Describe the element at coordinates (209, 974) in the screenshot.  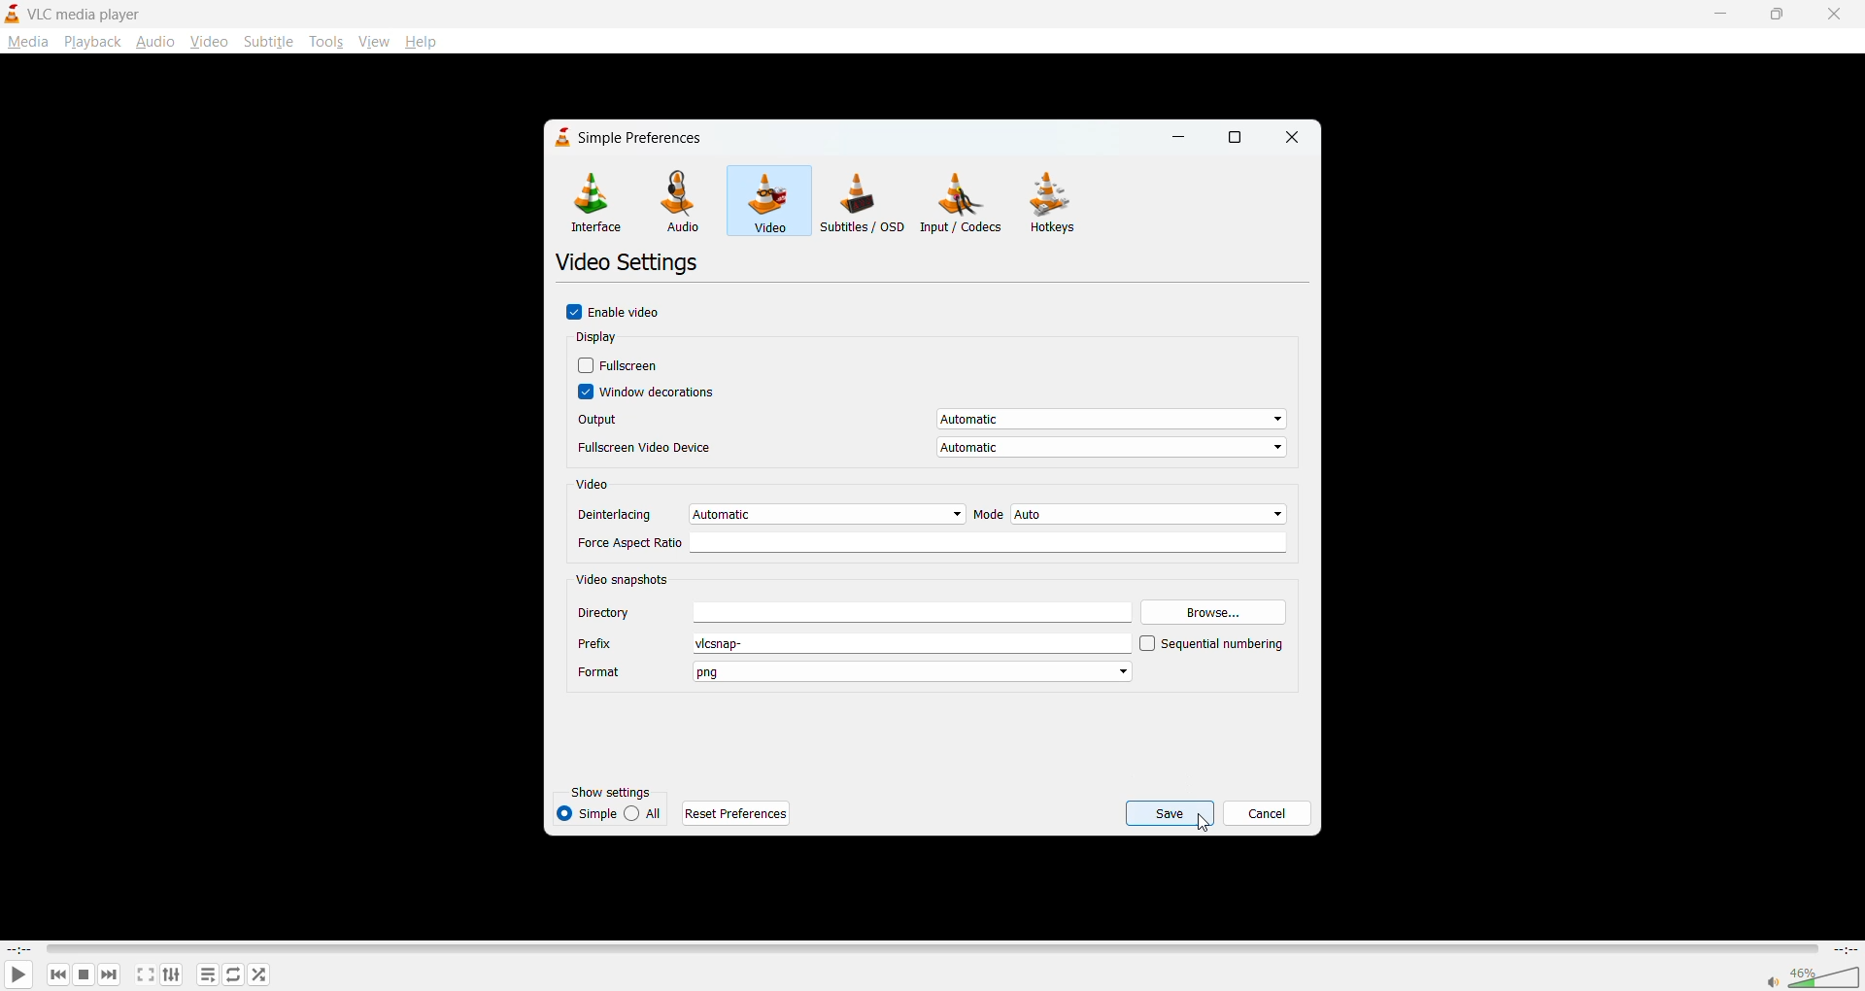
I see `playlist` at that location.